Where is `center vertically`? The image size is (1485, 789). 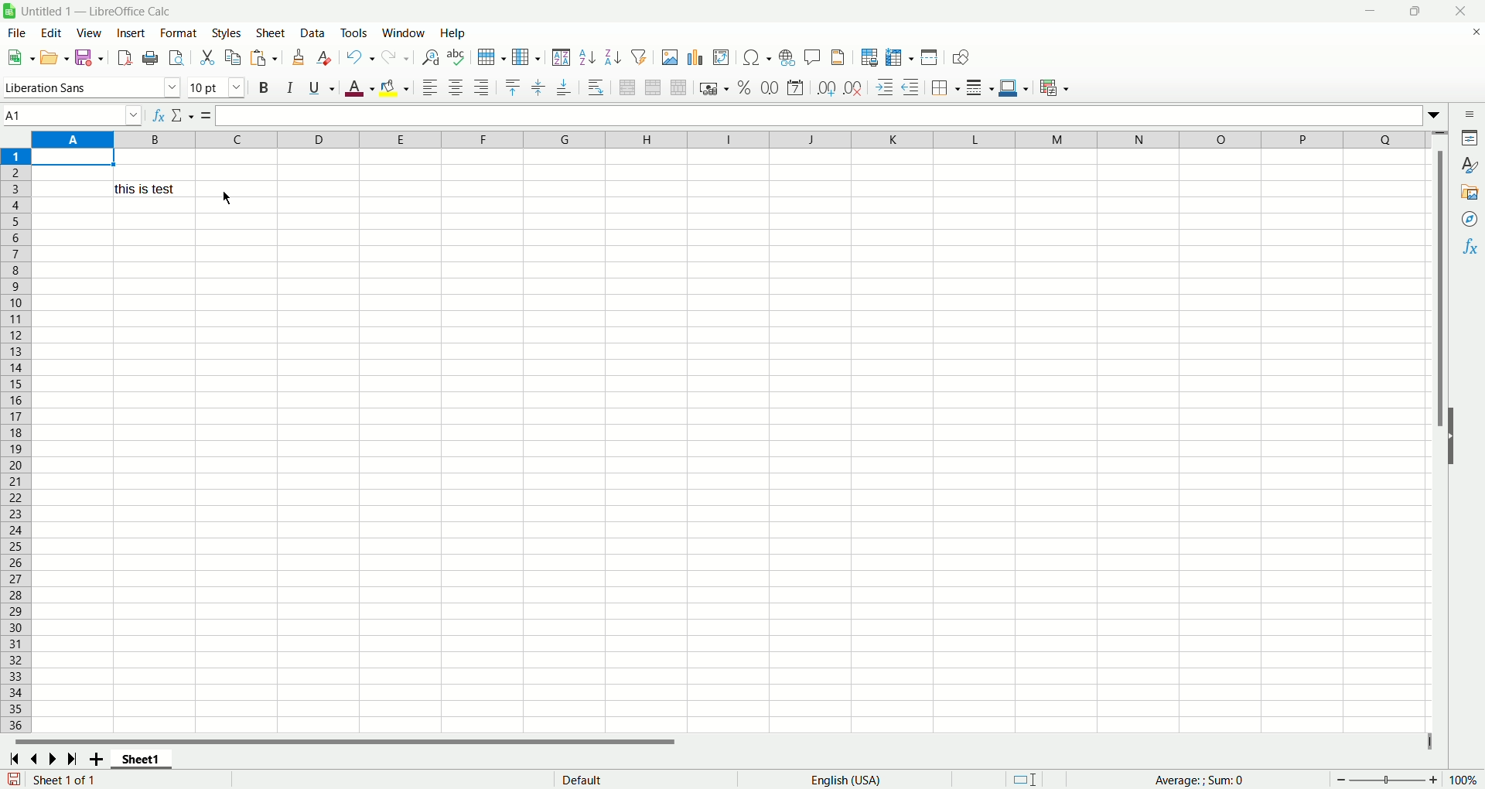
center vertically is located at coordinates (538, 87).